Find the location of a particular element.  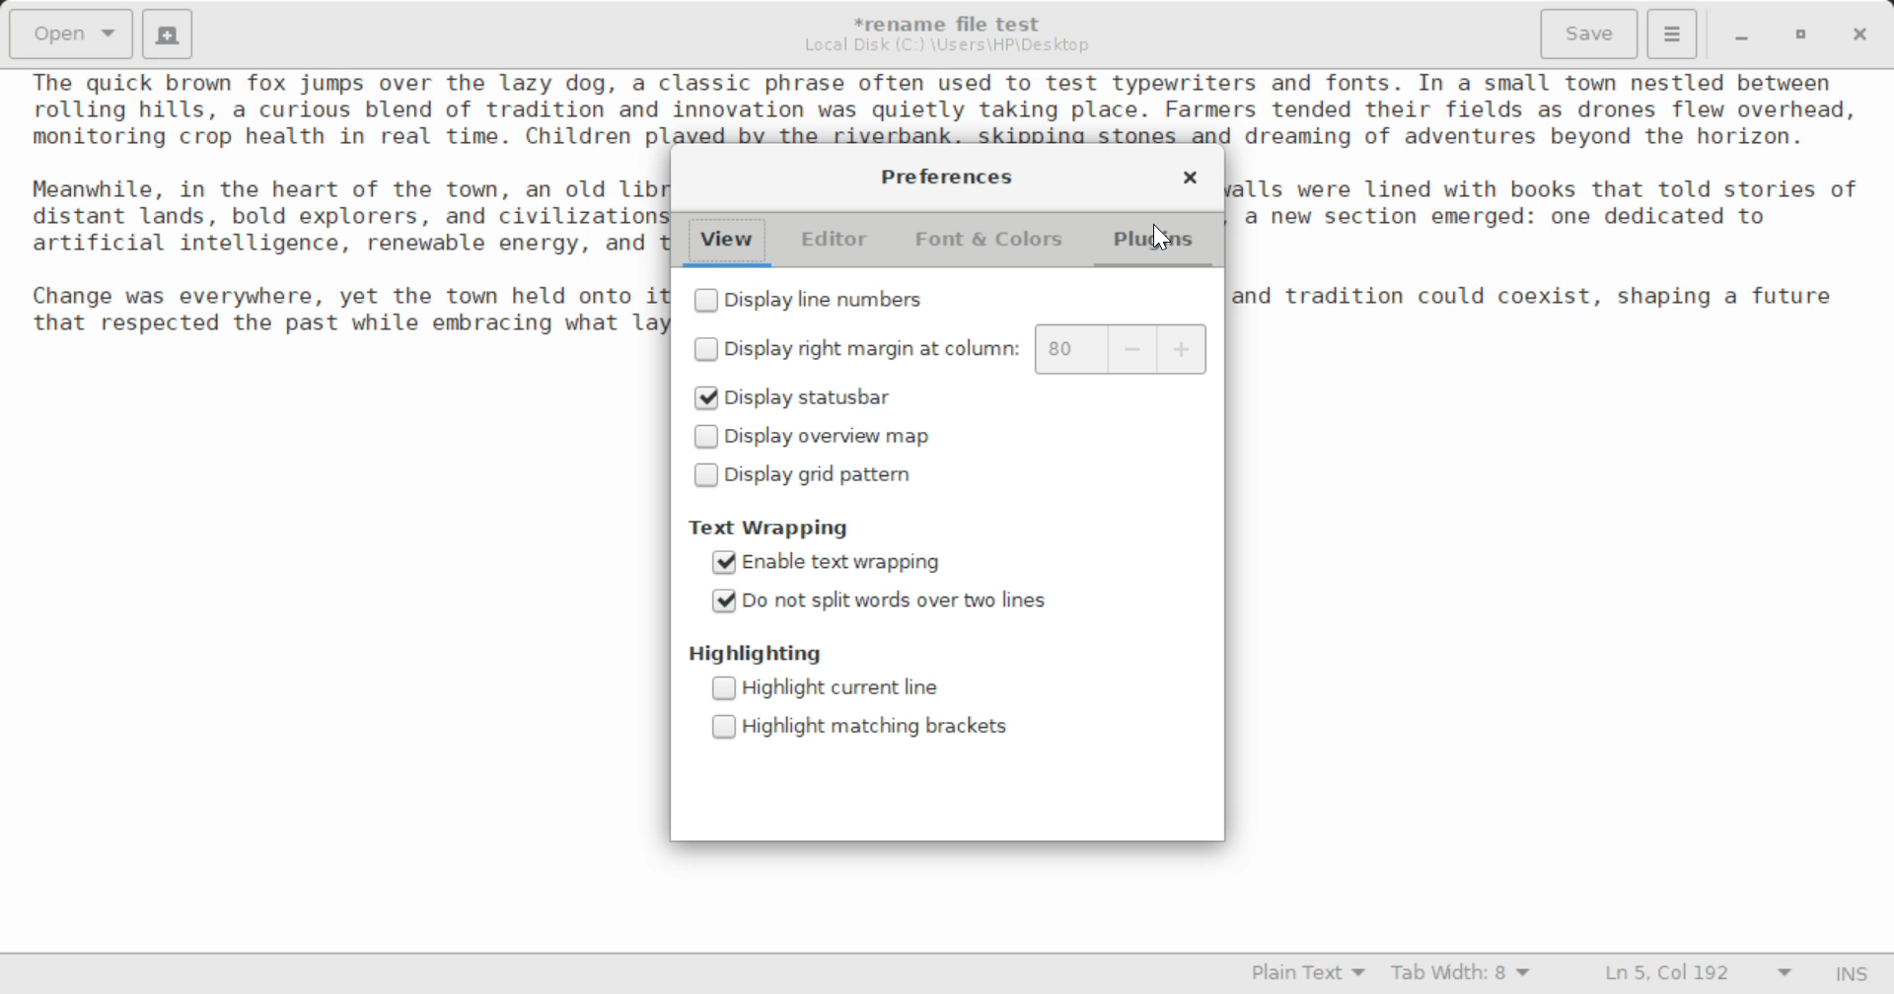

View Tab is located at coordinates (727, 244).